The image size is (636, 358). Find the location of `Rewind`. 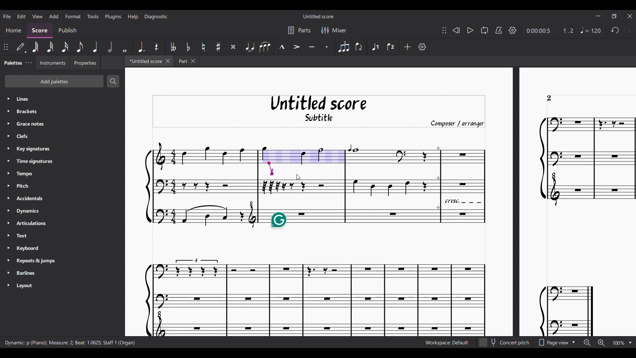

Rewind is located at coordinates (456, 30).